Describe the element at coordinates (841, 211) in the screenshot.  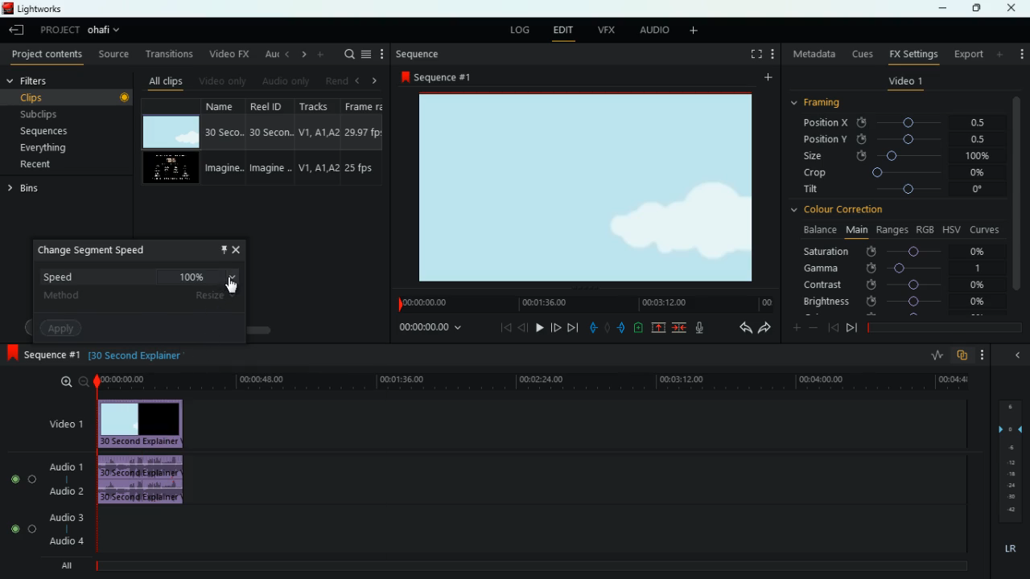
I see `colour correction` at that location.